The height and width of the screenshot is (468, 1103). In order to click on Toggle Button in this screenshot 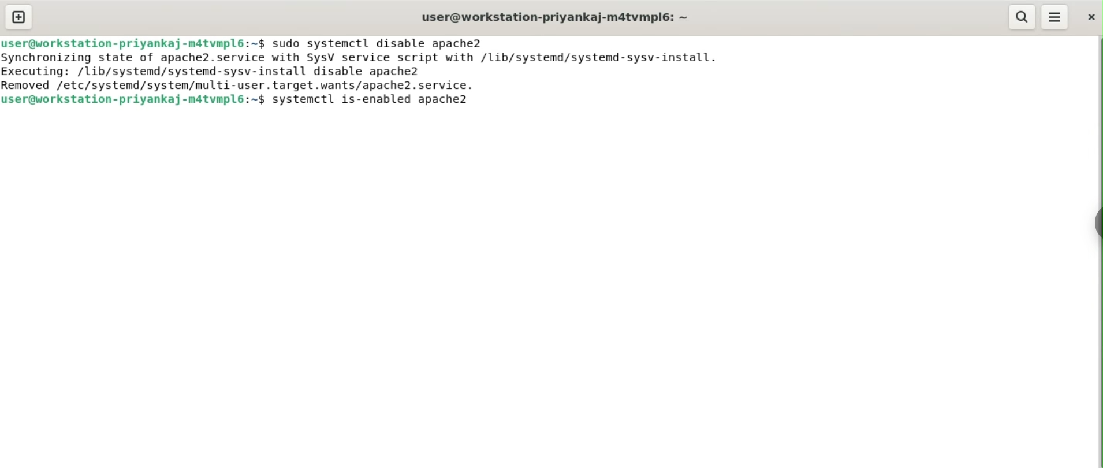, I will do `click(1093, 224)`.